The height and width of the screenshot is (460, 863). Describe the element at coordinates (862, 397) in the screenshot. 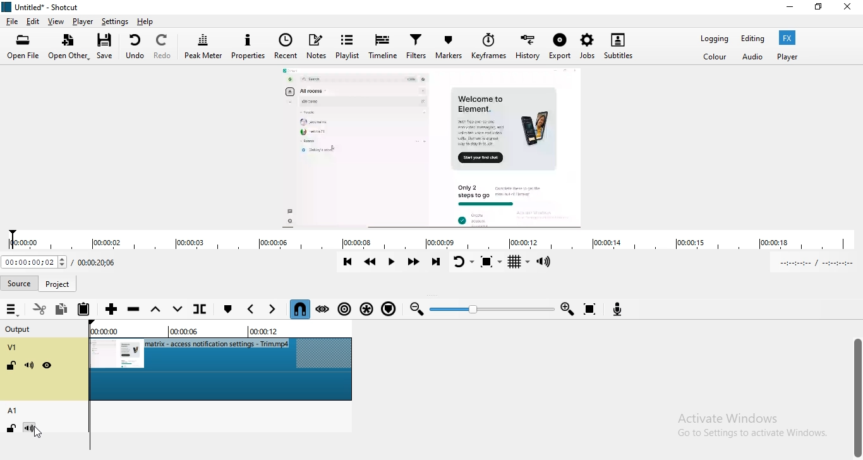

I see `scroll bar` at that location.